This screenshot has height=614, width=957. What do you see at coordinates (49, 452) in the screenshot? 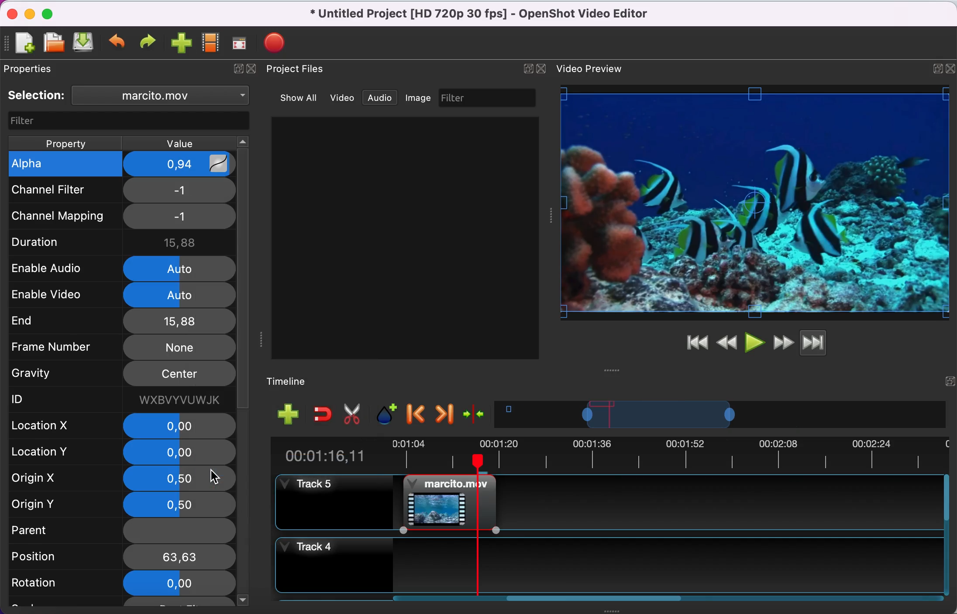
I see `Location Y` at bounding box center [49, 452].